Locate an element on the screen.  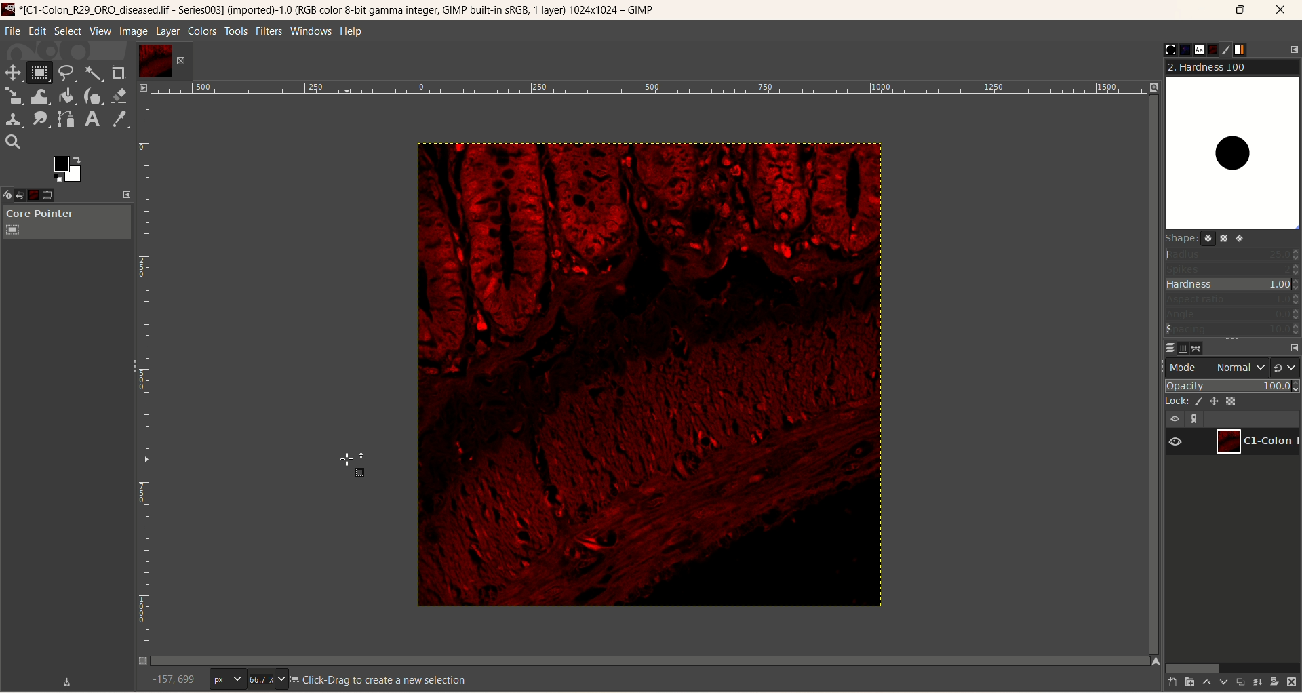
shapes is located at coordinates (1212, 241).